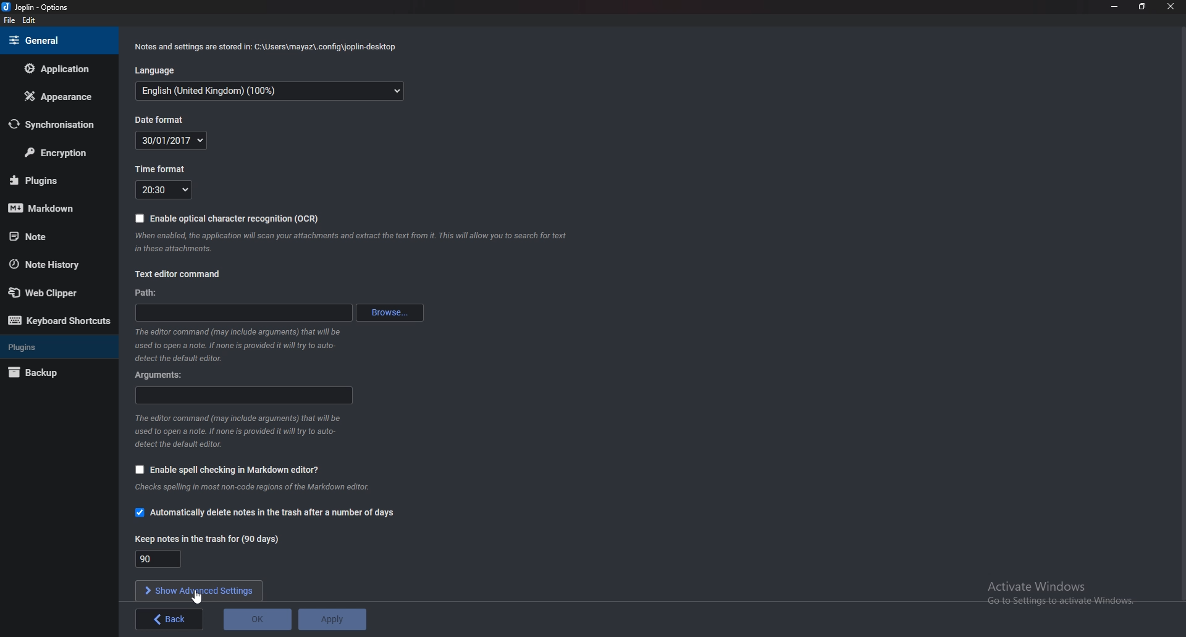 This screenshot has width=1186, height=637. I want to click on plugins, so click(56, 346).